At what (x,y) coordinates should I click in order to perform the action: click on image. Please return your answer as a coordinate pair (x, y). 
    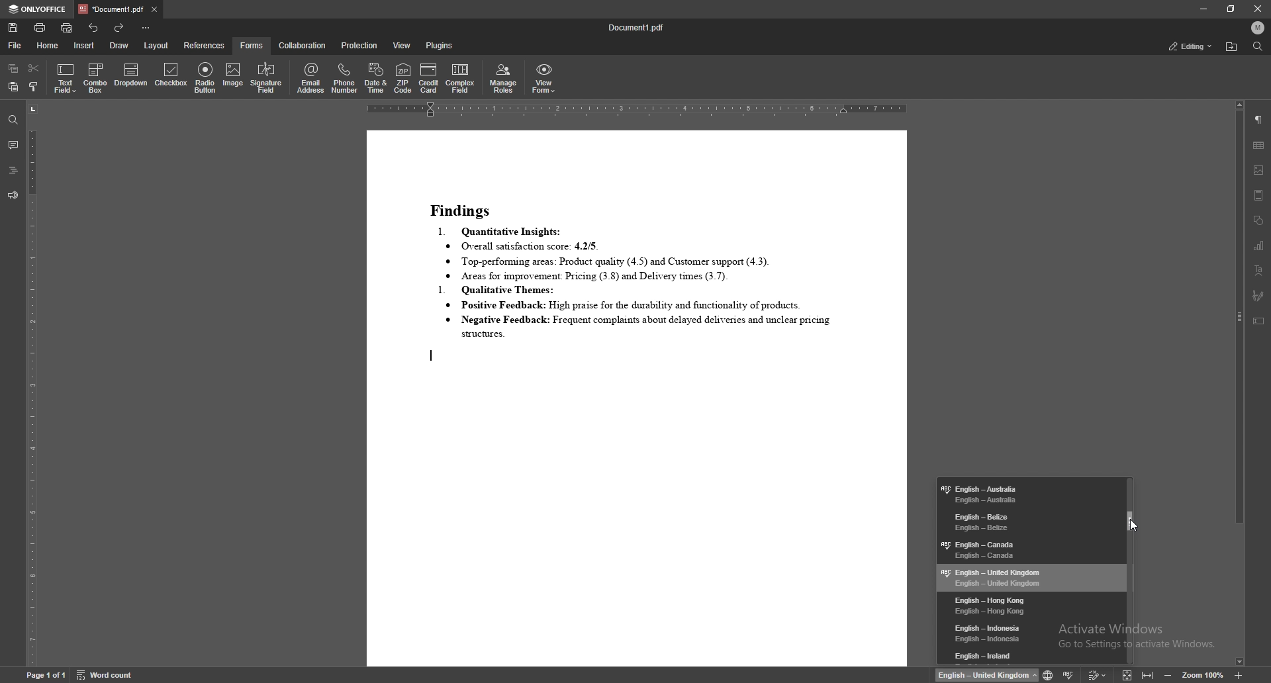
    Looking at the image, I should click on (1259, 170).